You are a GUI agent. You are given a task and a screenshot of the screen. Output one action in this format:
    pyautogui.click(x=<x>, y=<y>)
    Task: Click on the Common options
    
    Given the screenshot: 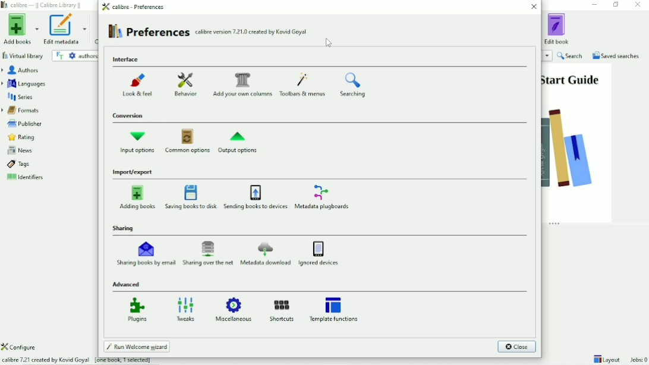 What is the action you would take?
    pyautogui.click(x=188, y=143)
    